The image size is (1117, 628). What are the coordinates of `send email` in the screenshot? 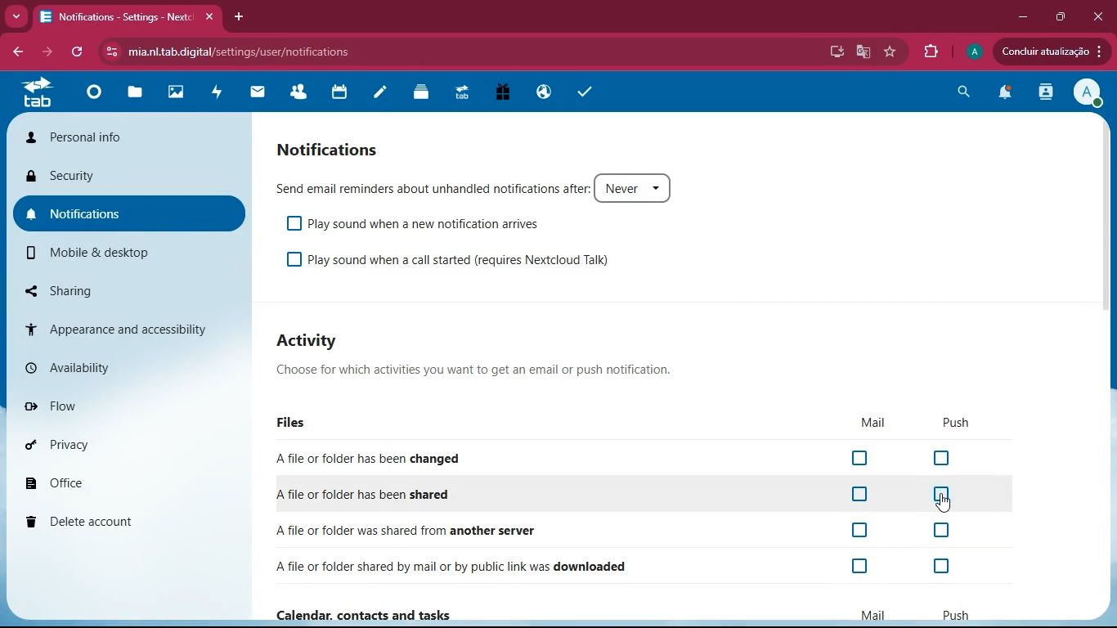 It's located at (429, 189).